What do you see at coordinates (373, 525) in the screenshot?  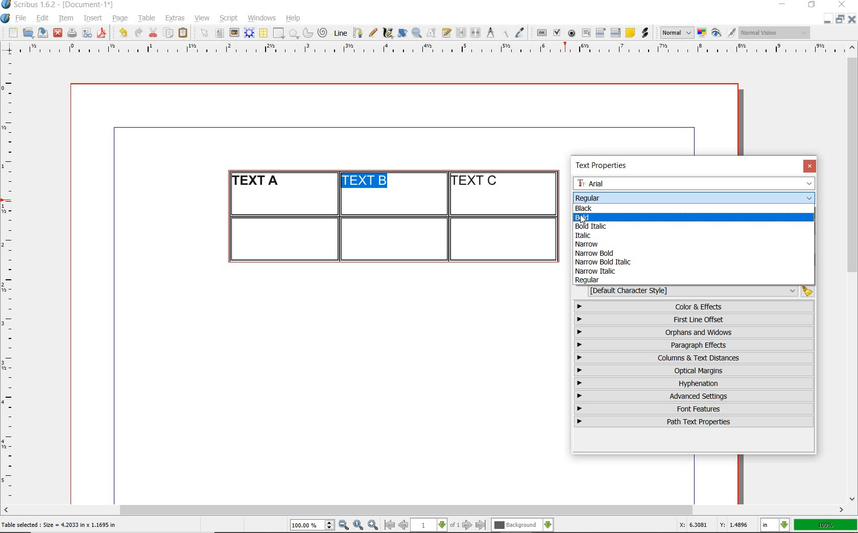 I see `zoom in` at bounding box center [373, 525].